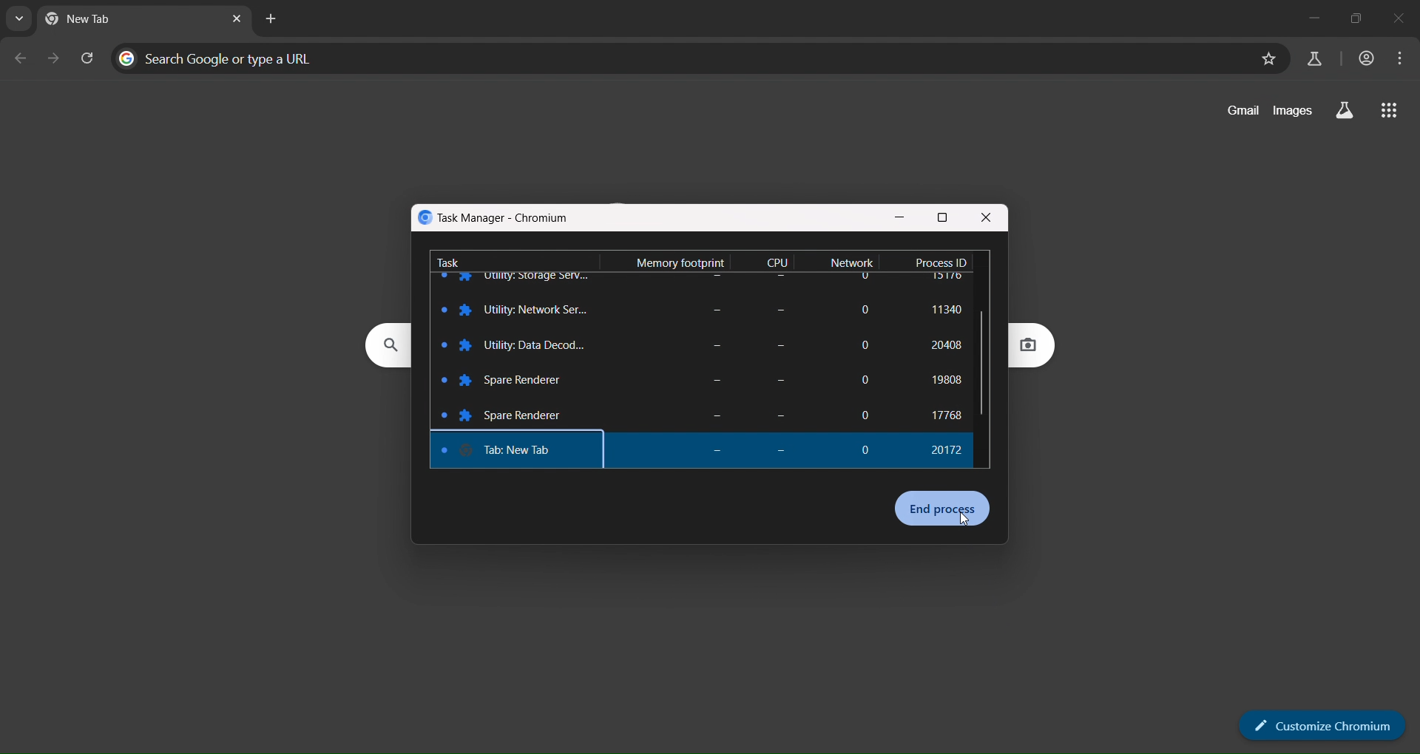  Describe the element at coordinates (1401, 61) in the screenshot. I see `menu` at that location.